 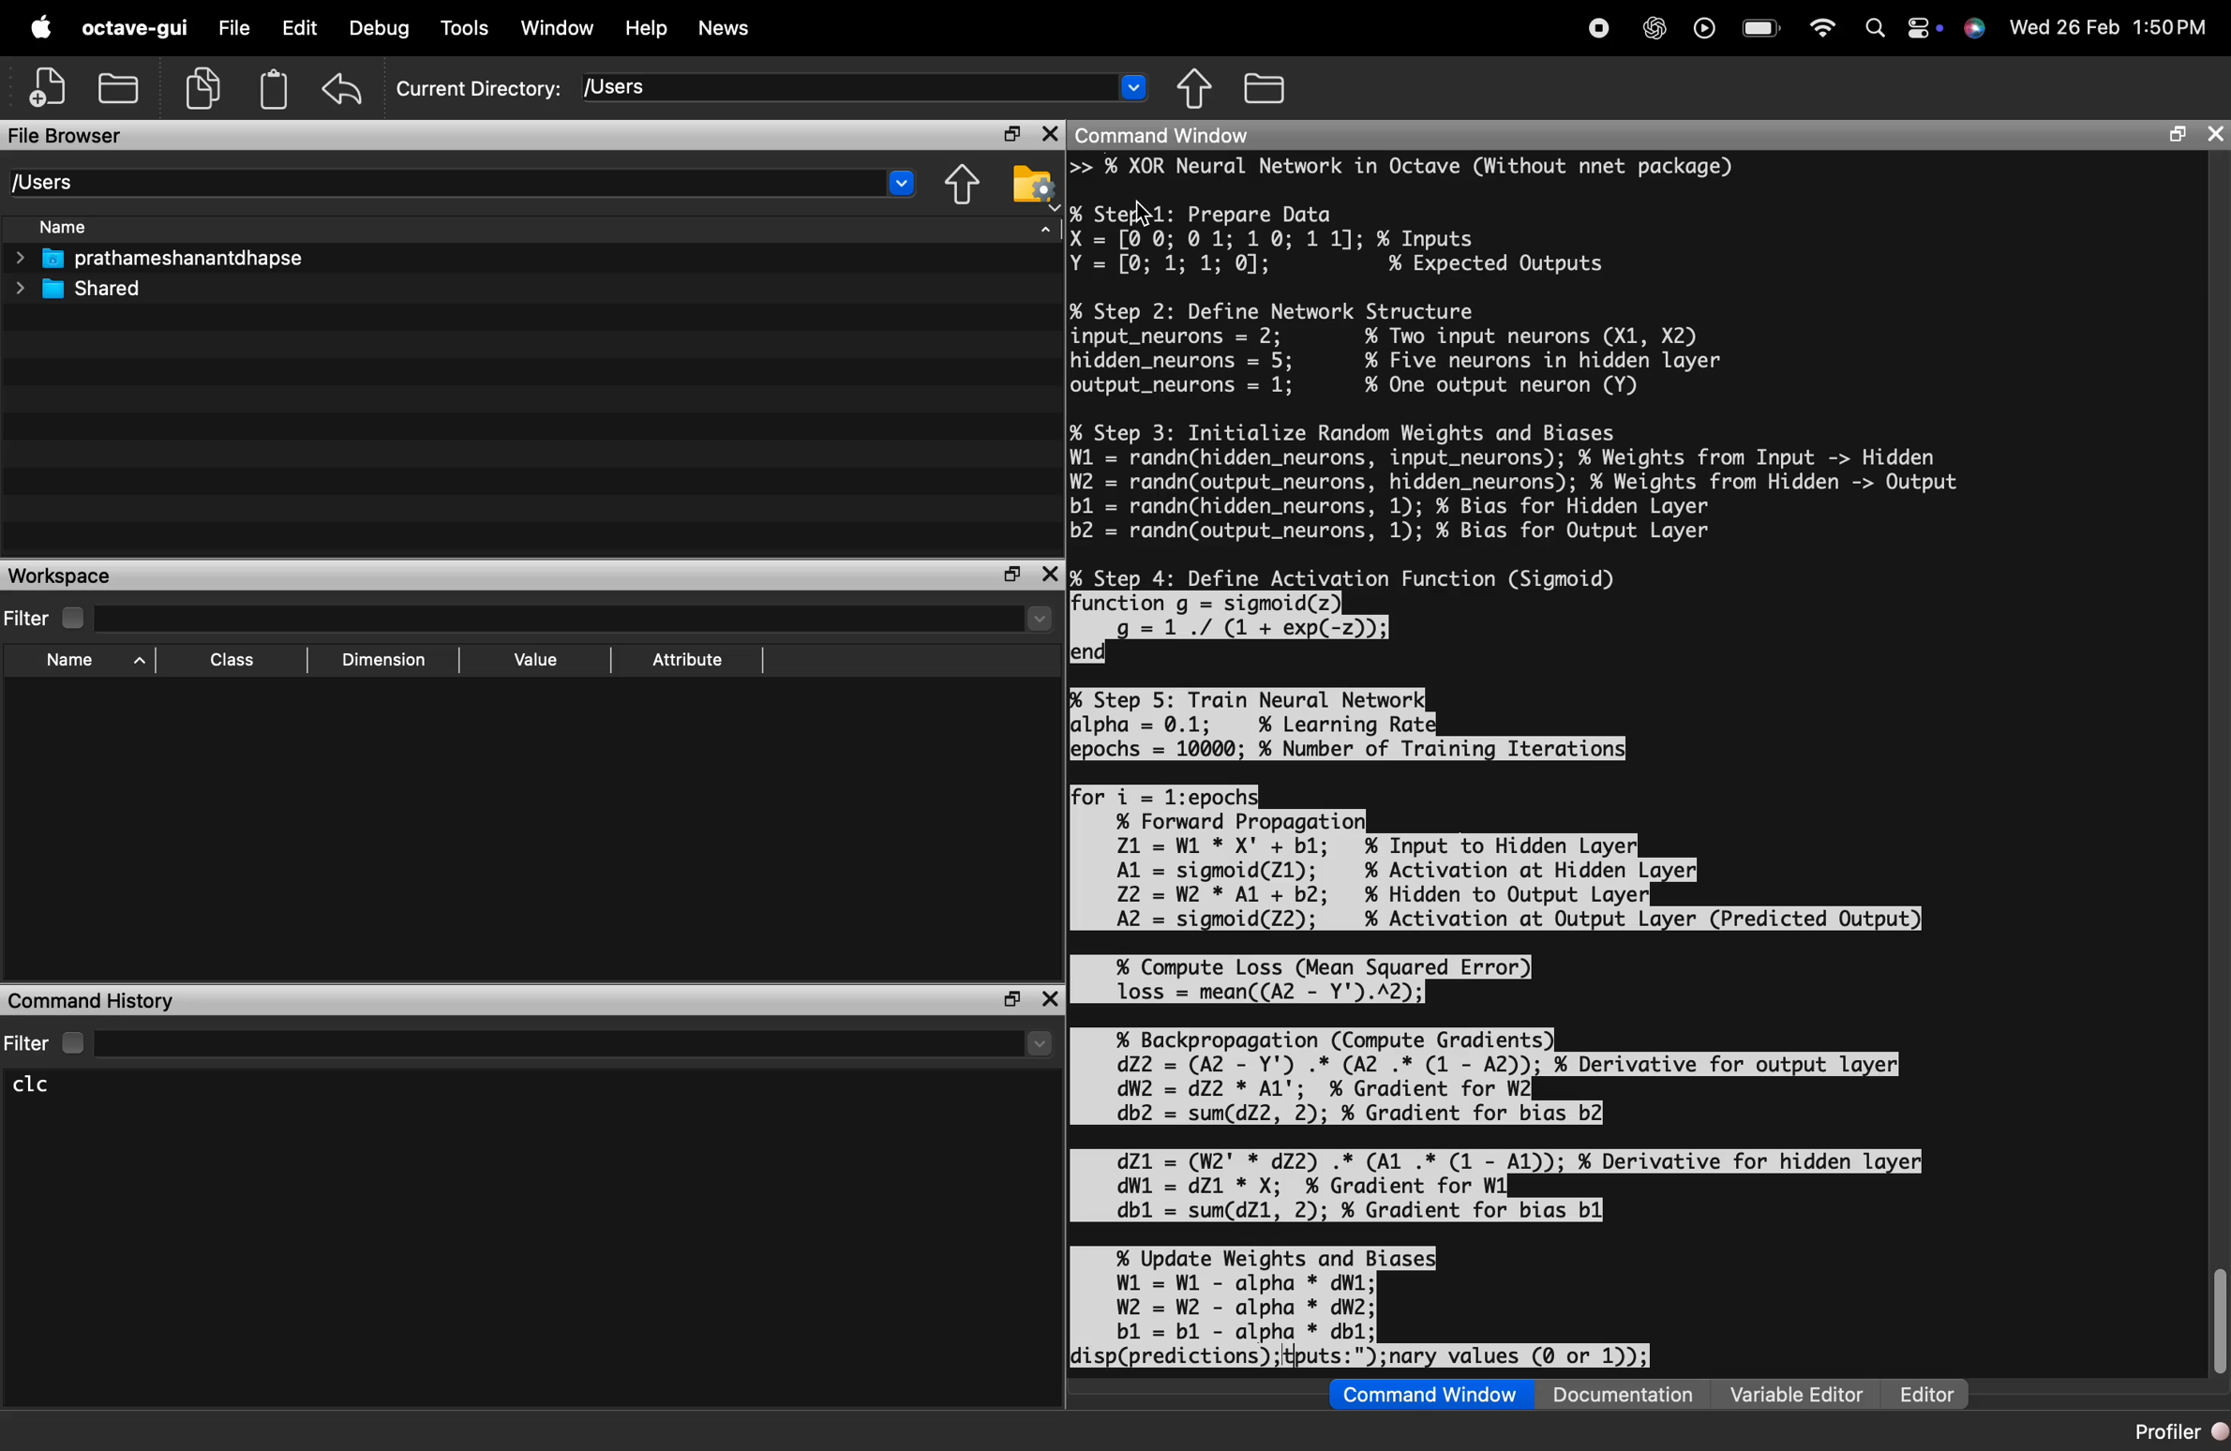 I want to click on prathameshanantdhapse, so click(x=158, y=259).